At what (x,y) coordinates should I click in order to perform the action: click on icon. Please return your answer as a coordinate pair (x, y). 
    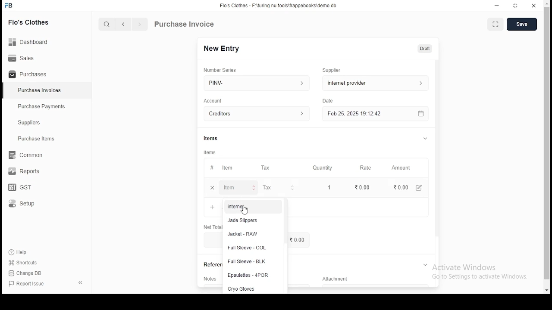
    Looking at the image, I should click on (9, 6).